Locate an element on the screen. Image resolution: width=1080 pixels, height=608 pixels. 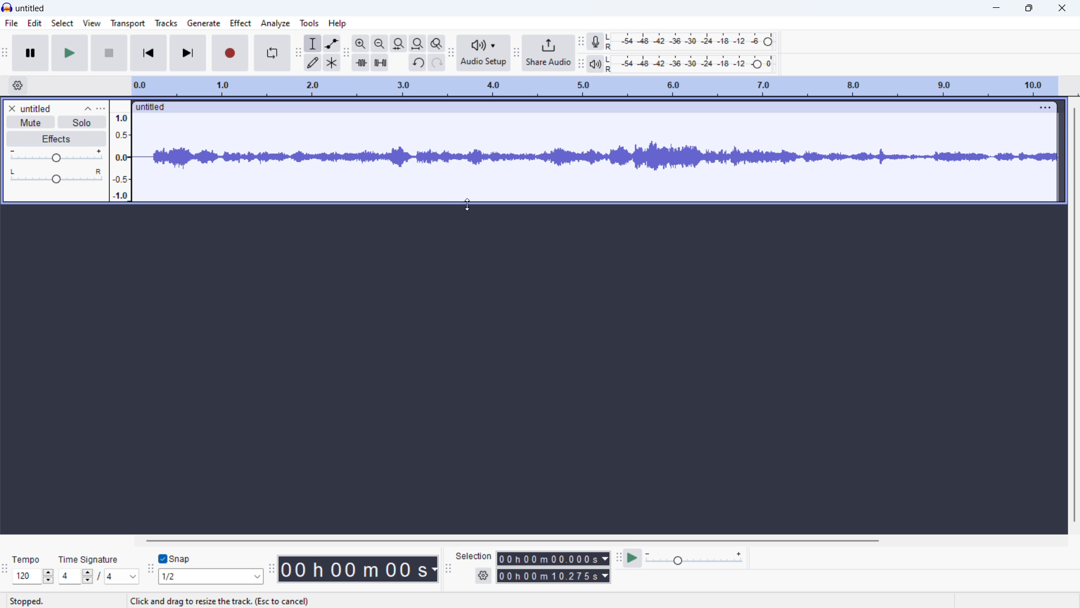
cursor is located at coordinates (466, 205).